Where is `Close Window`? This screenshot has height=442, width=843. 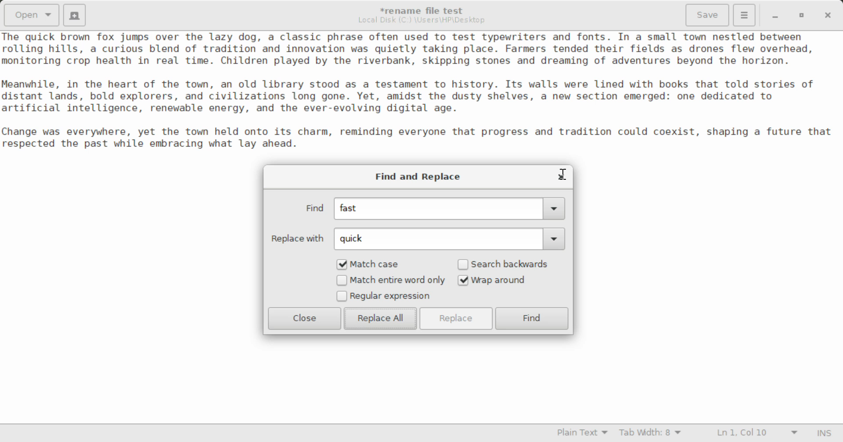
Close Window is located at coordinates (826, 15).